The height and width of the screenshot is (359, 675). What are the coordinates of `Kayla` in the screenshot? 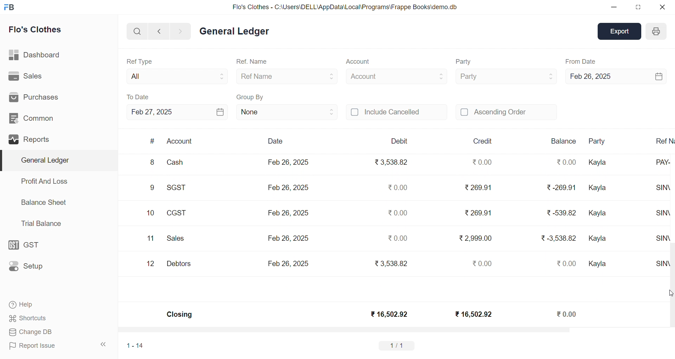 It's located at (598, 239).